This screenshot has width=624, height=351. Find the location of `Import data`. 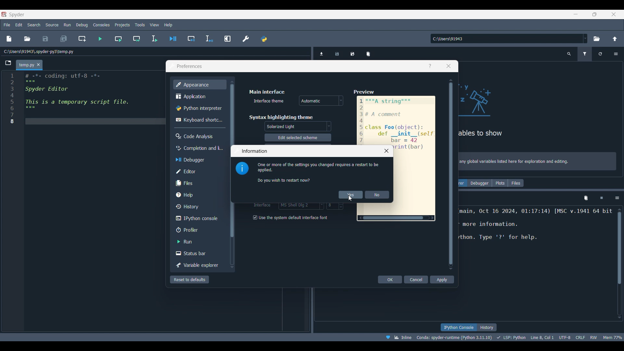

Import data is located at coordinates (322, 54).